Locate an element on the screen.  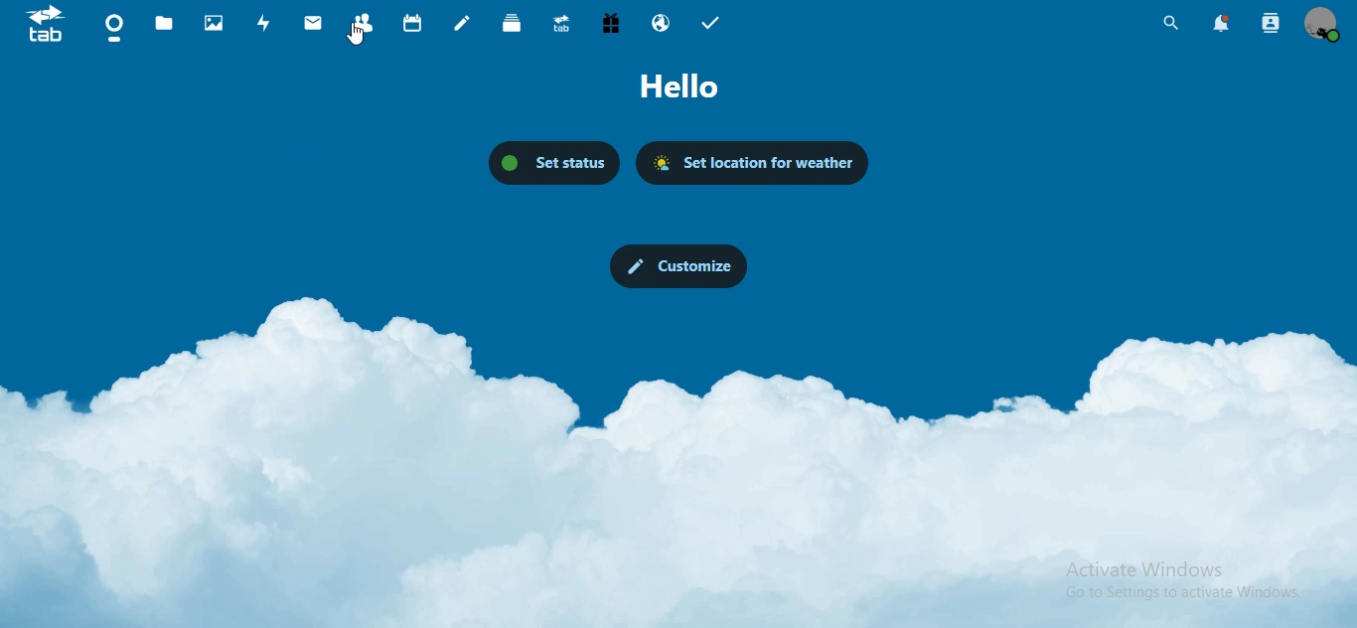
synology is located at coordinates (561, 22).